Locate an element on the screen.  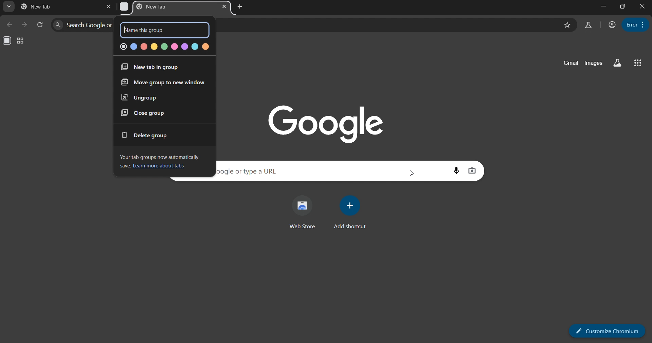
minimize is located at coordinates (604, 6).